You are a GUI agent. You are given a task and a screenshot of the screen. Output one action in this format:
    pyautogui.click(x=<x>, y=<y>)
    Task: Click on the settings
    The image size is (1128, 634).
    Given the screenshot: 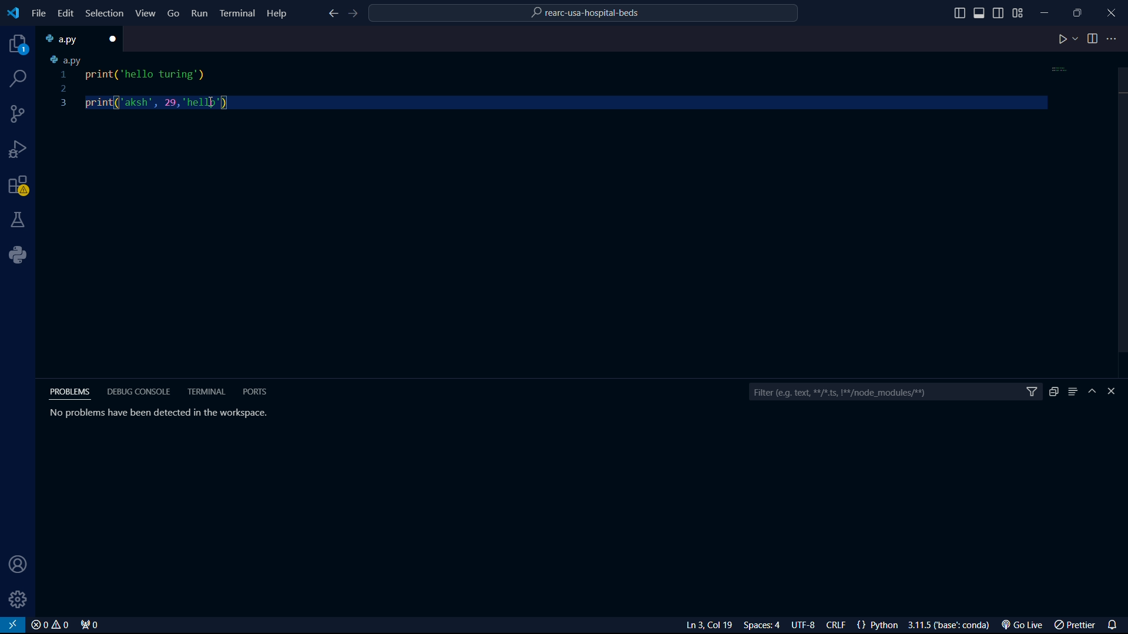 What is the action you would take?
    pyautogui.click(x=19, y=599)
    